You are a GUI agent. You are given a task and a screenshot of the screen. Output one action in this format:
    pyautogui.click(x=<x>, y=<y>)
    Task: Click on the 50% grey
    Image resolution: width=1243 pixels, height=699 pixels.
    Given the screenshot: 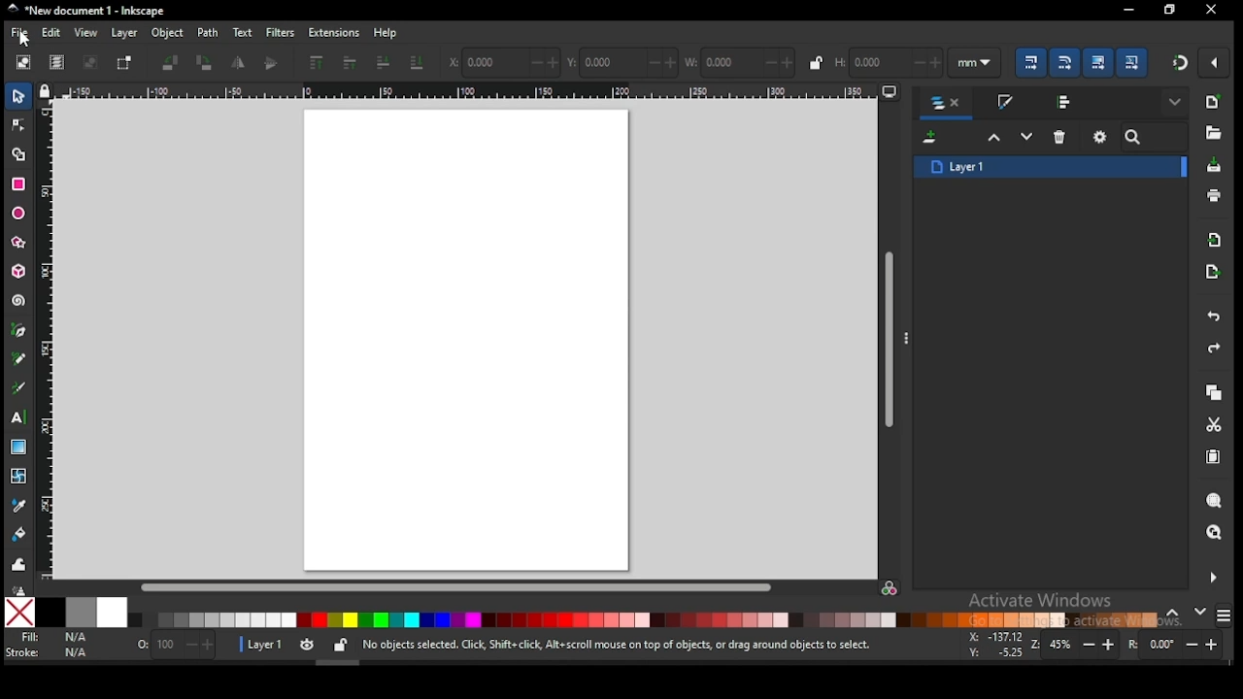 What is the action you would take?
    pyautogui.click(x=81, y=613)
    